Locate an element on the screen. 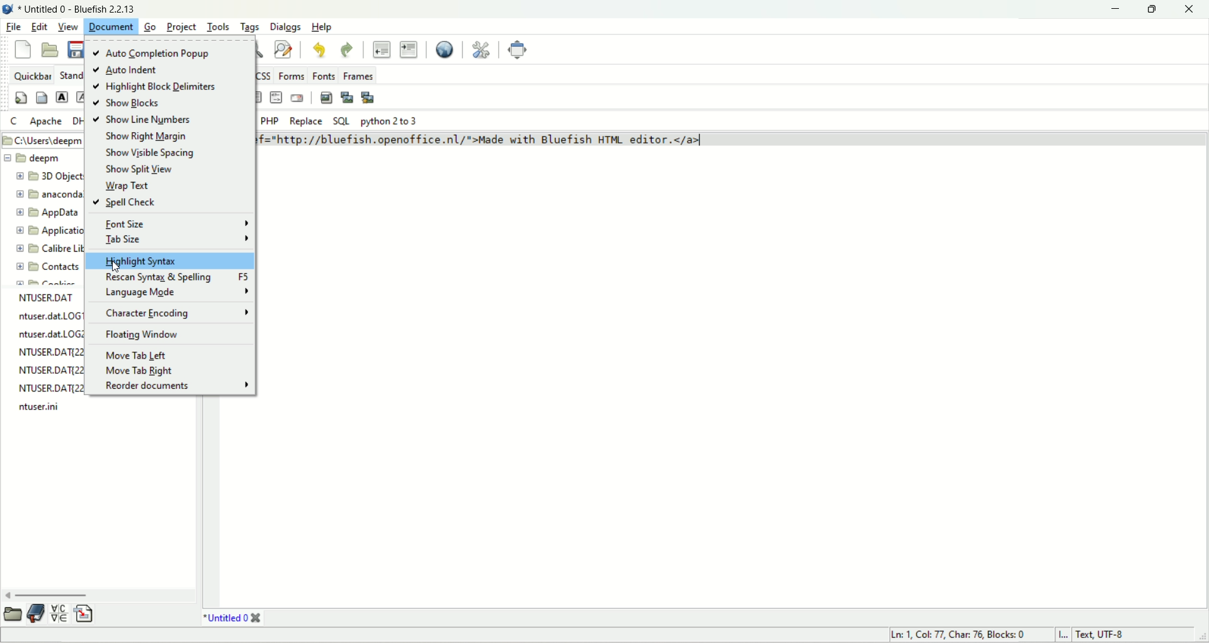 Image resolution: width=1209 pixels, height=643 pixels. open file is located at coordinates (49, 50).